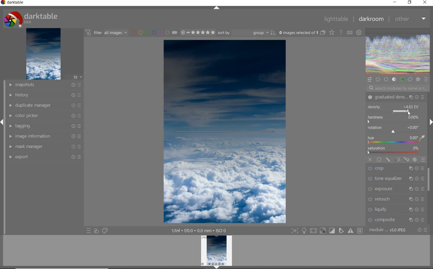 Image resolution: width=433 pixels, height=269 pixels. Describe the element at coordinates (430, 122) in the screenshot. I see `Next` at that location.